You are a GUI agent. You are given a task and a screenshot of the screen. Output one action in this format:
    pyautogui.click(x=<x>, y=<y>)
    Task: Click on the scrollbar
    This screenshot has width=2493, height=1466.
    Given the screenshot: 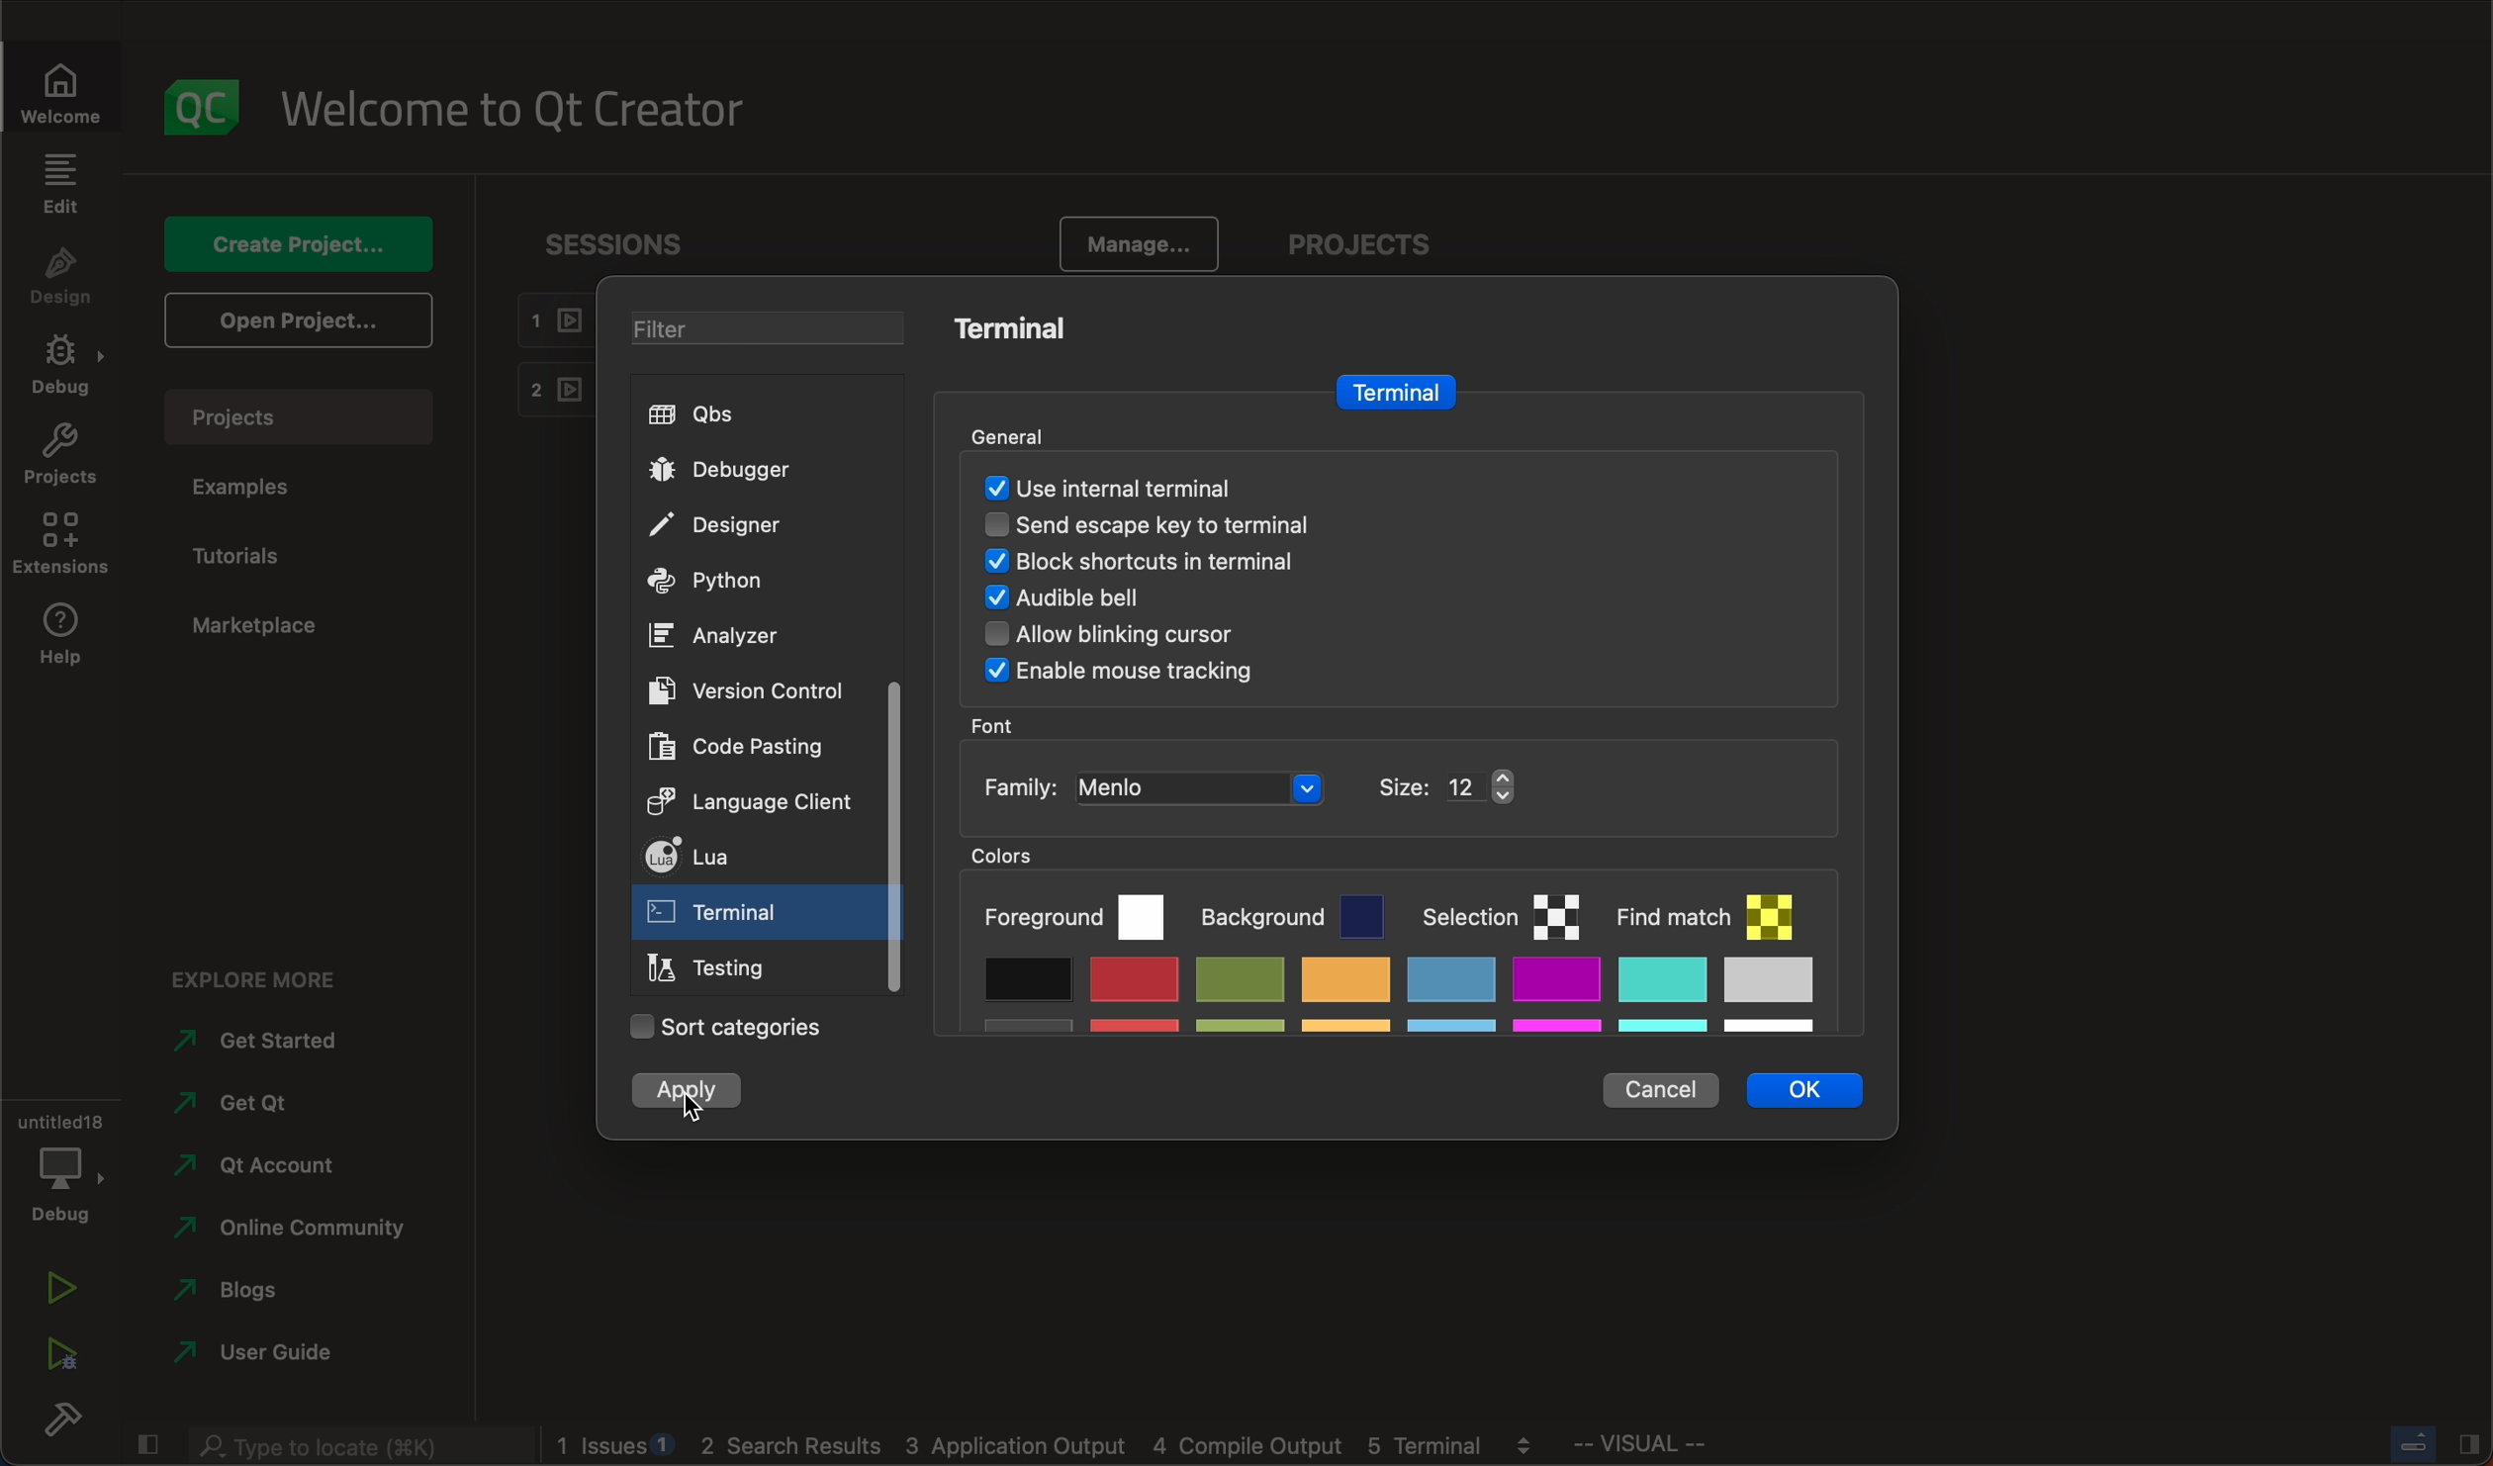 What is the action you would take?
    pyautogui.click(x=893, y=836)
    